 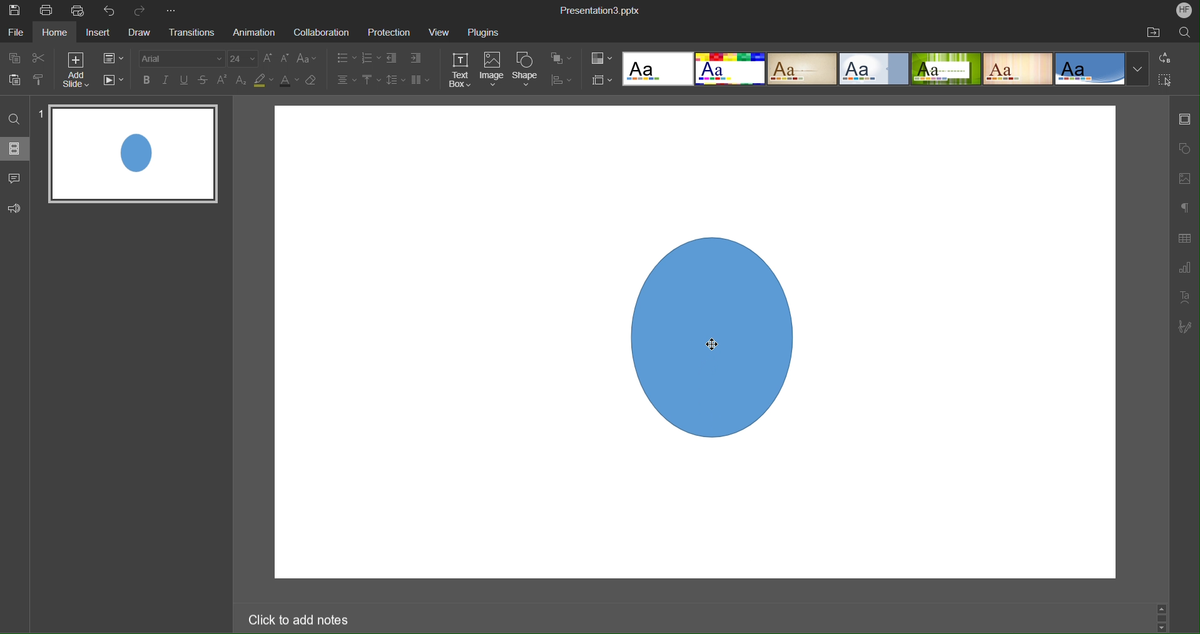 I want to click on Image, so click(x=707, y=338).